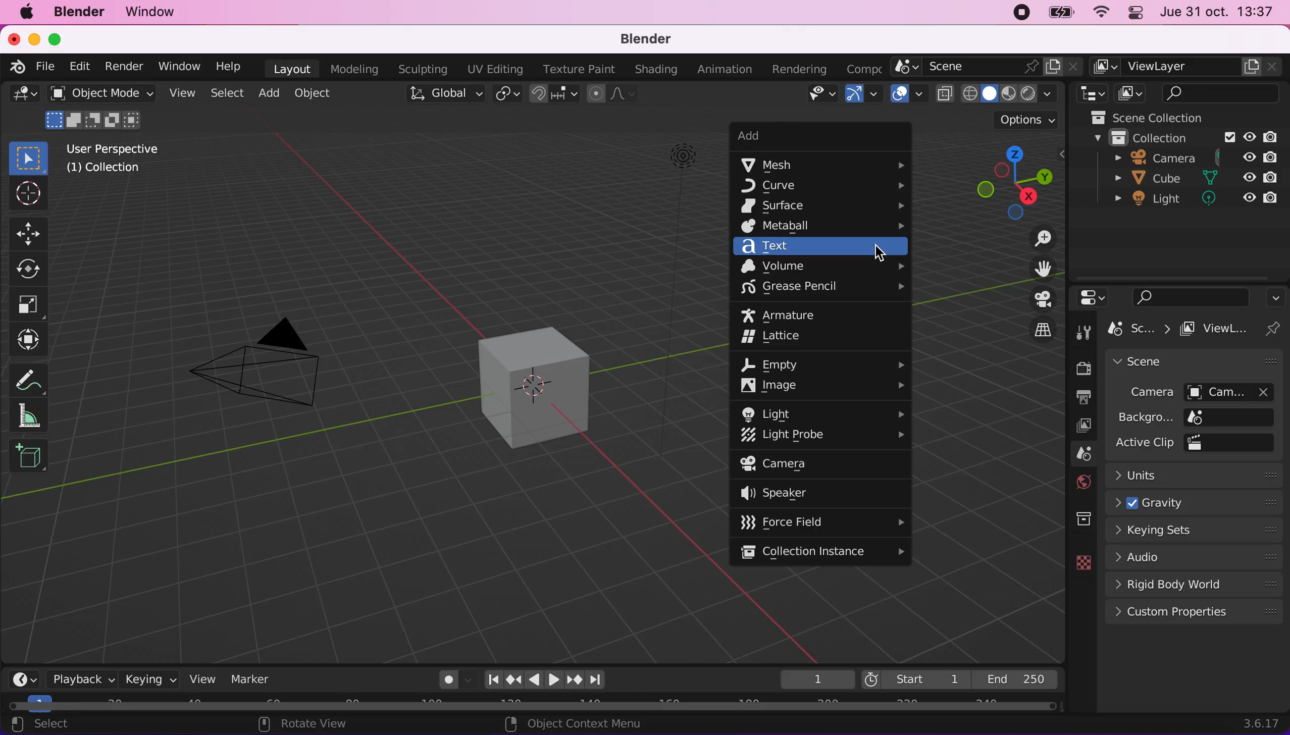 The image size is (1290, 735). I want to click on render, so click(125, 65).